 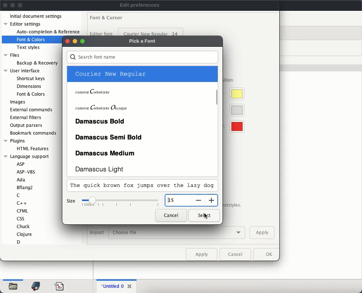 I want to click on ASP-VBS, so click(x=29, y=172).